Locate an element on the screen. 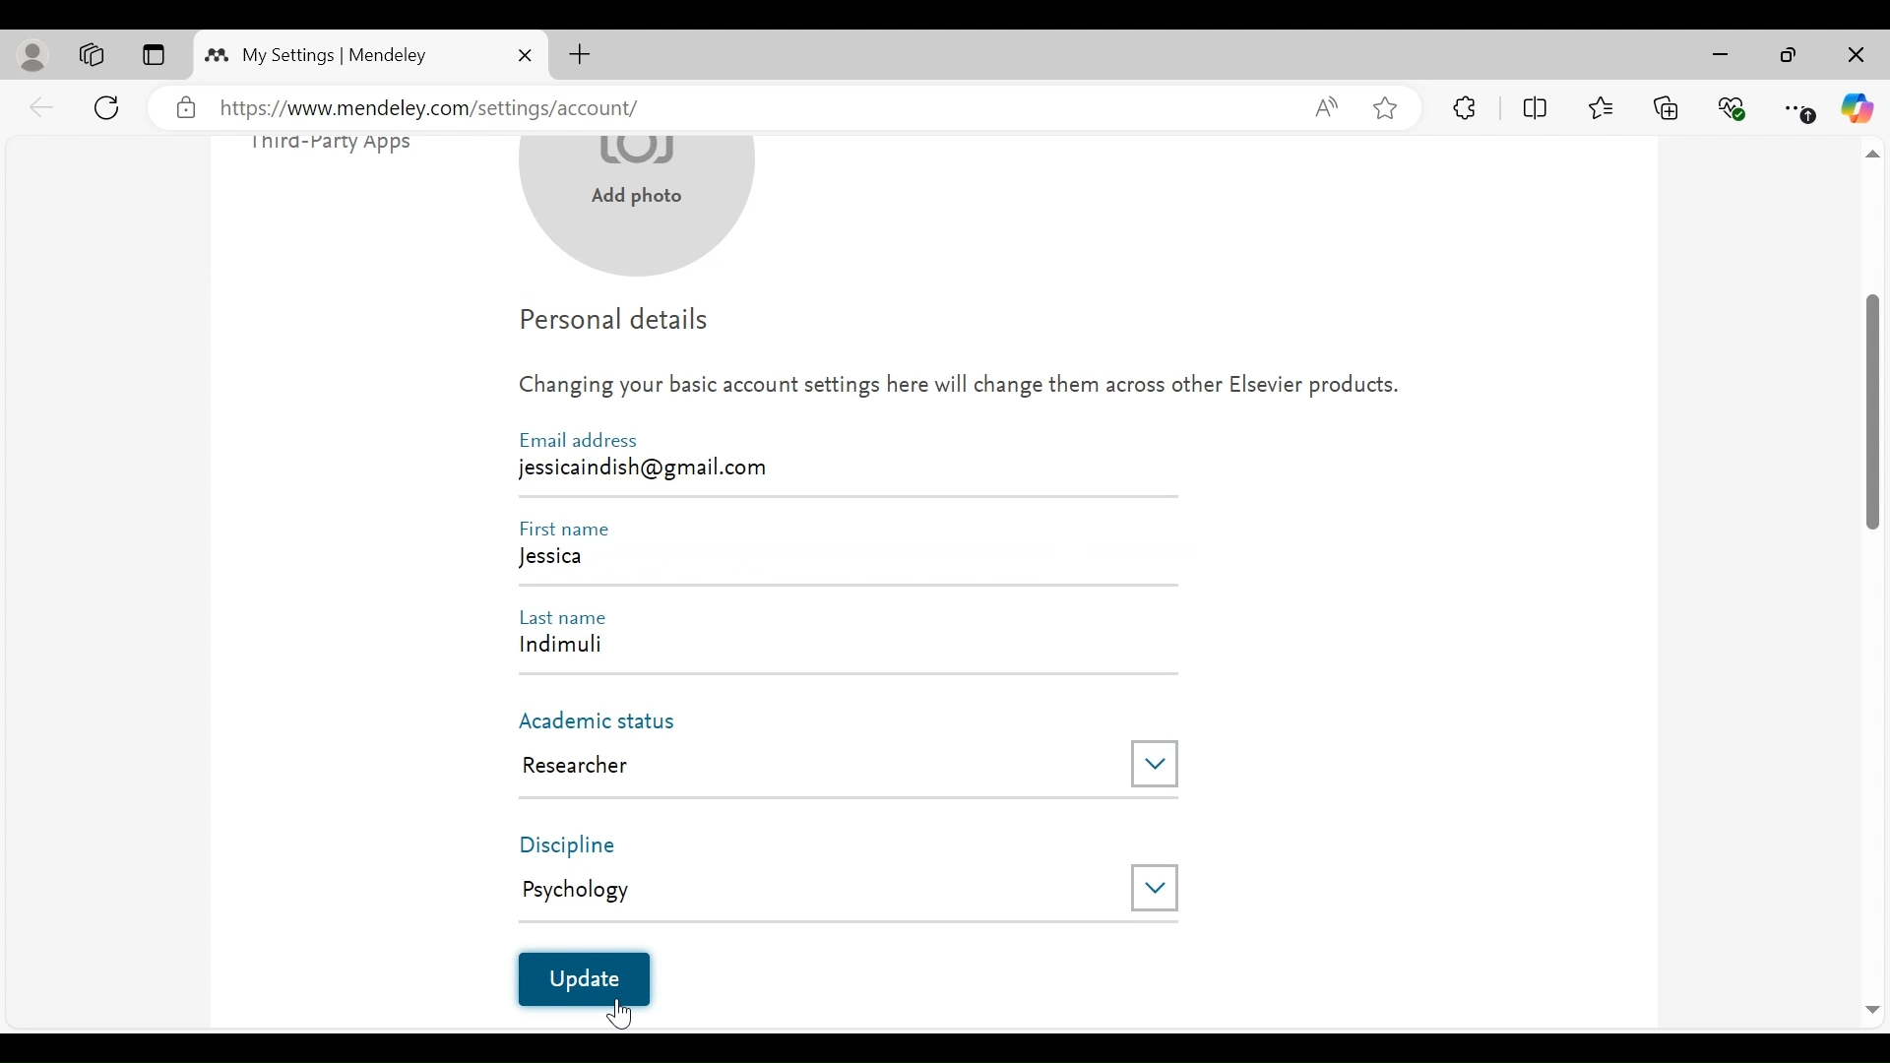 The height and width of the screenshot is (1063, 1890). Update is located at coordinates (582, 979).